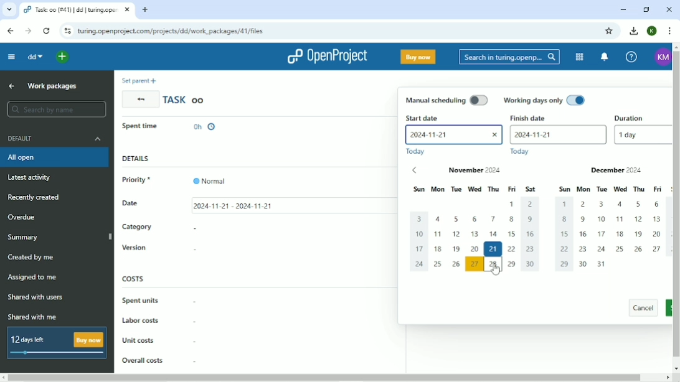  What do you see at coordinates (57, 109) in the screenshot?
I see `Search by name` at bounding box center [57, 109].